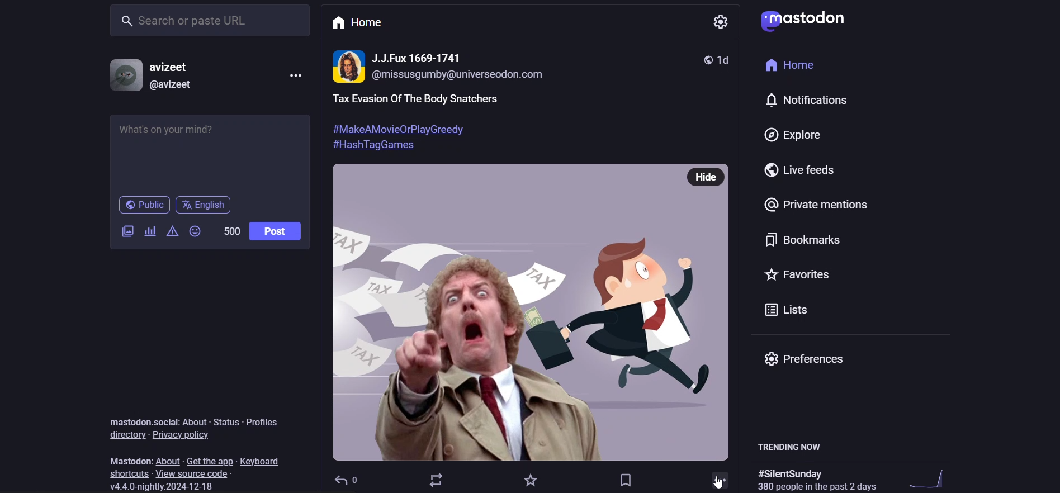 This screenshot has width=1060, height=493. I want to click on trending now, so click(789, 444).